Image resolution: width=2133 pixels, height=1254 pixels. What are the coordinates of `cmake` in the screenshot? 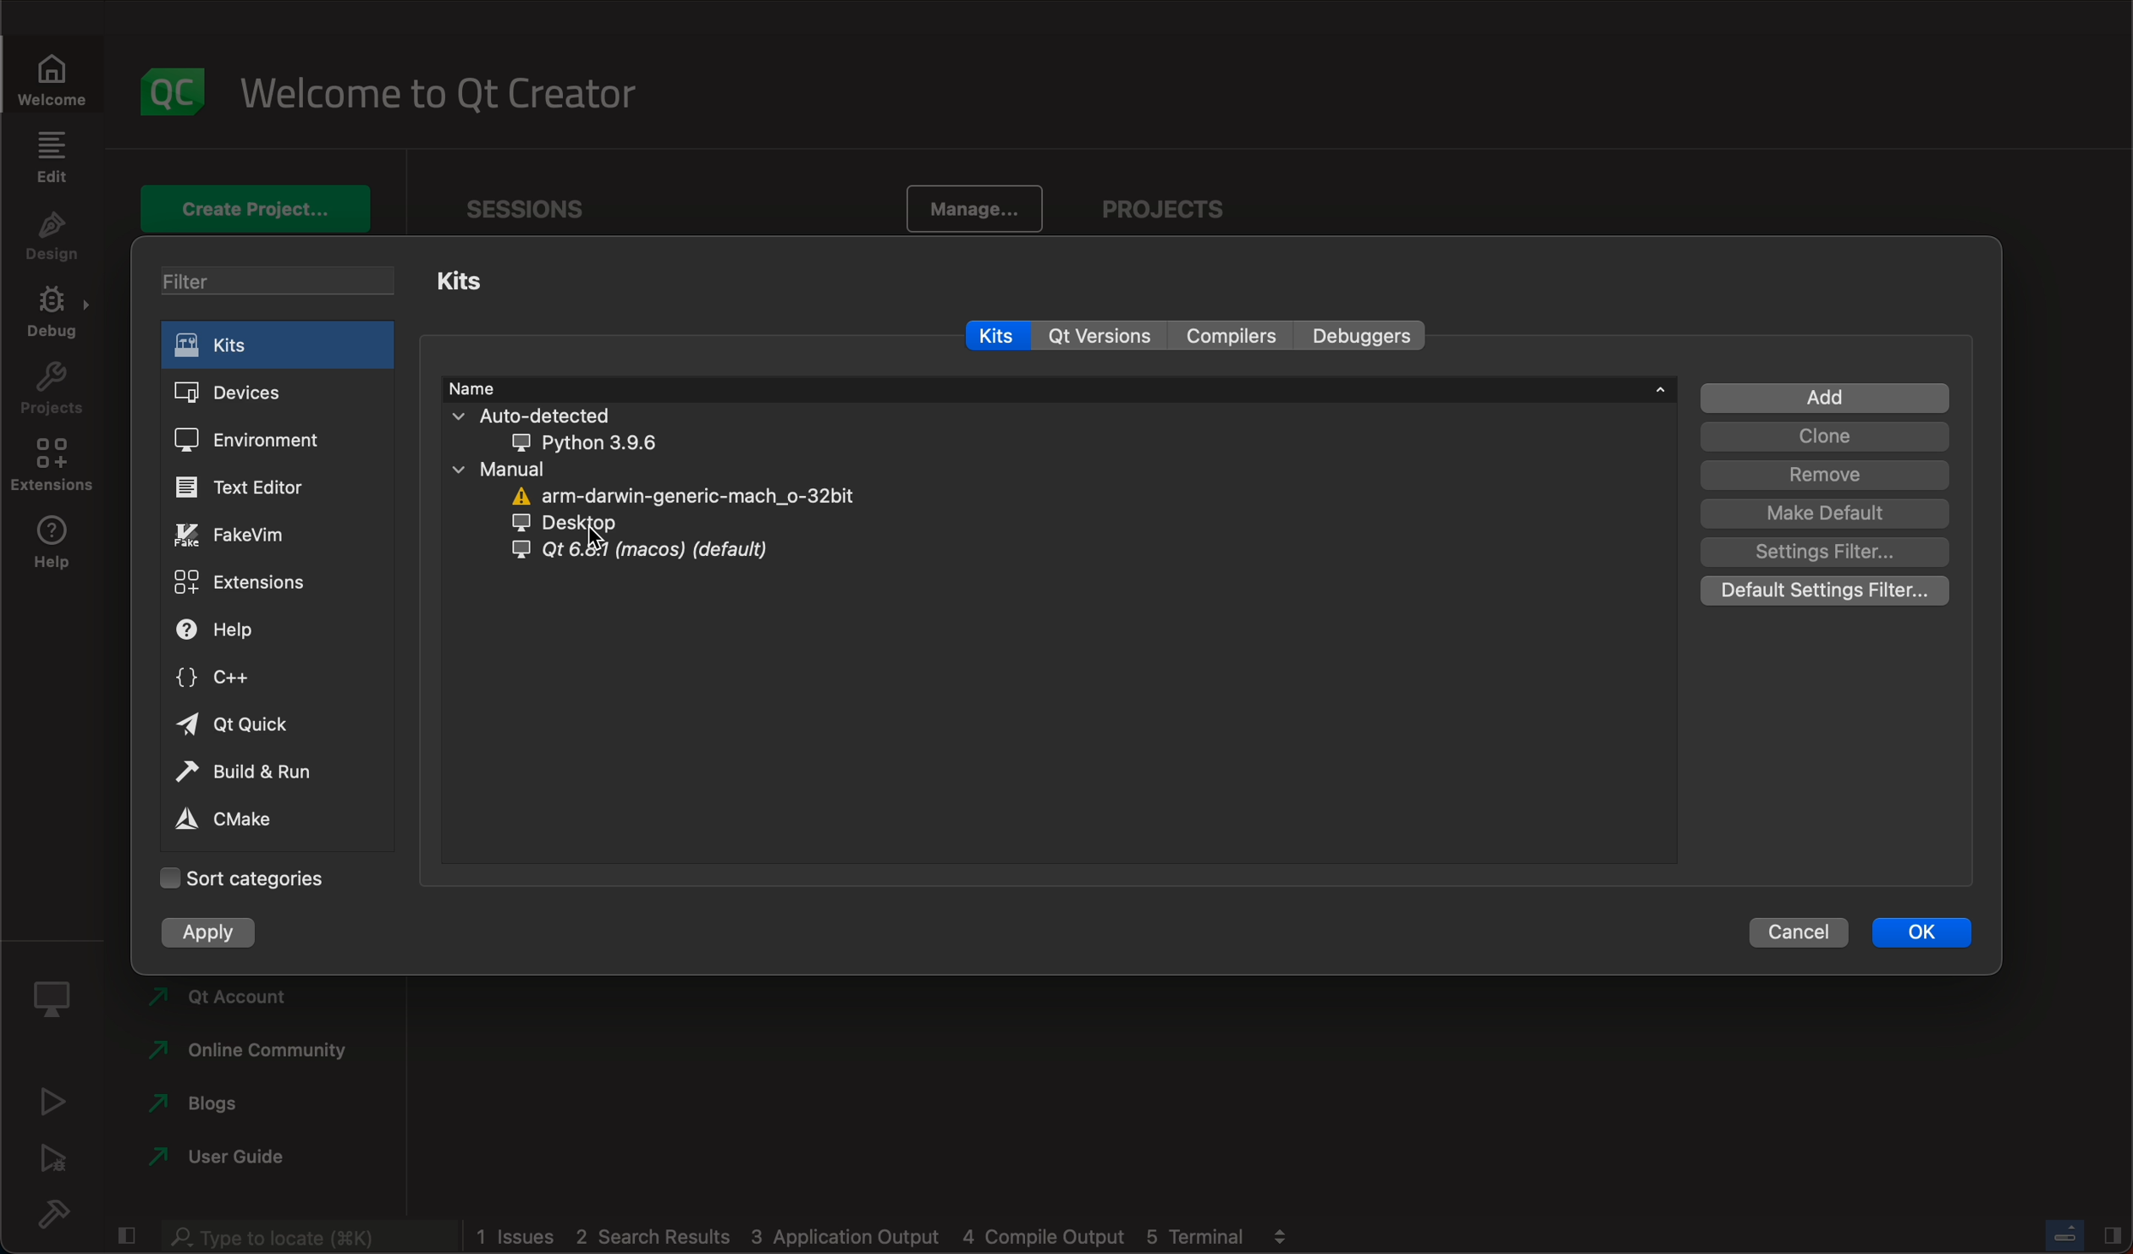 It's located at (225, 817).